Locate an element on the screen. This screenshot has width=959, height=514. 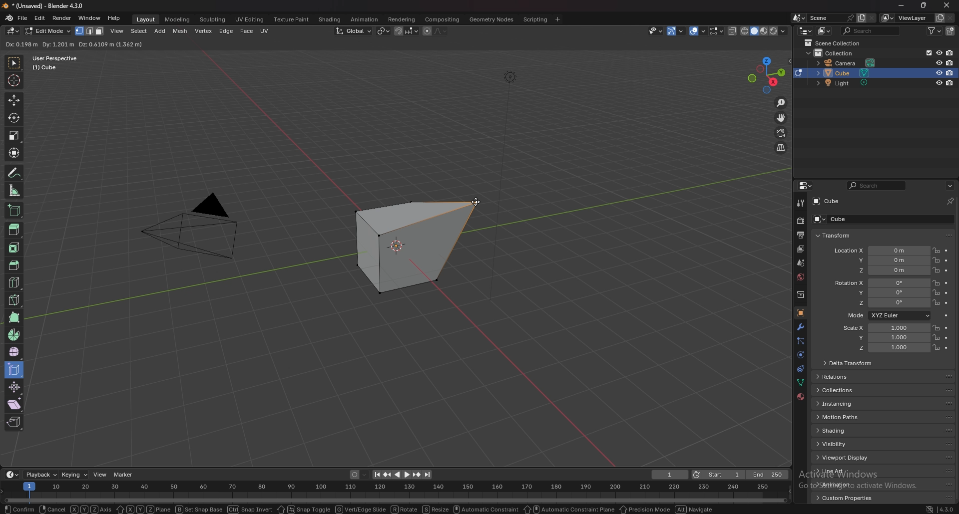
transform is located at coordinates (14, 152).